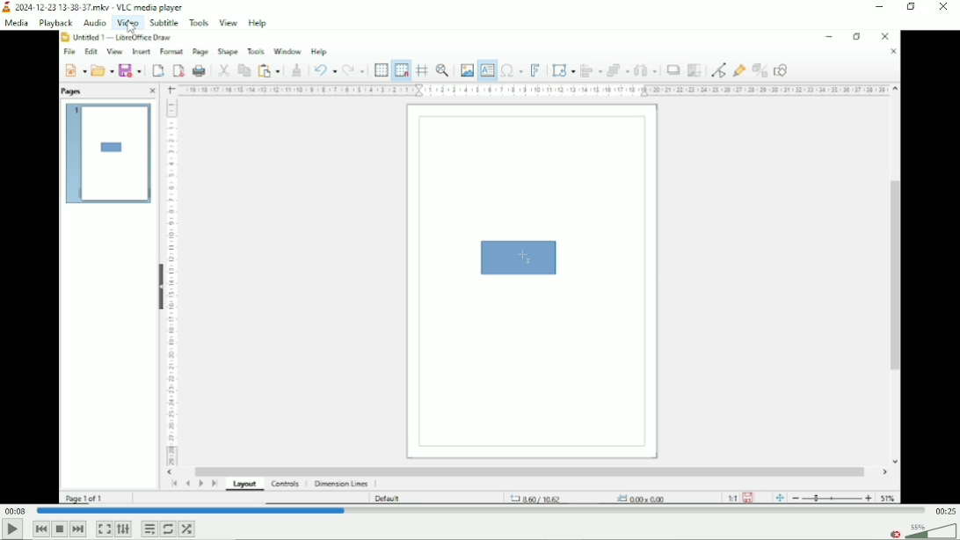 The height and width of the screenshot is (540, 960). I want to click on Volume, so click(932, 531).